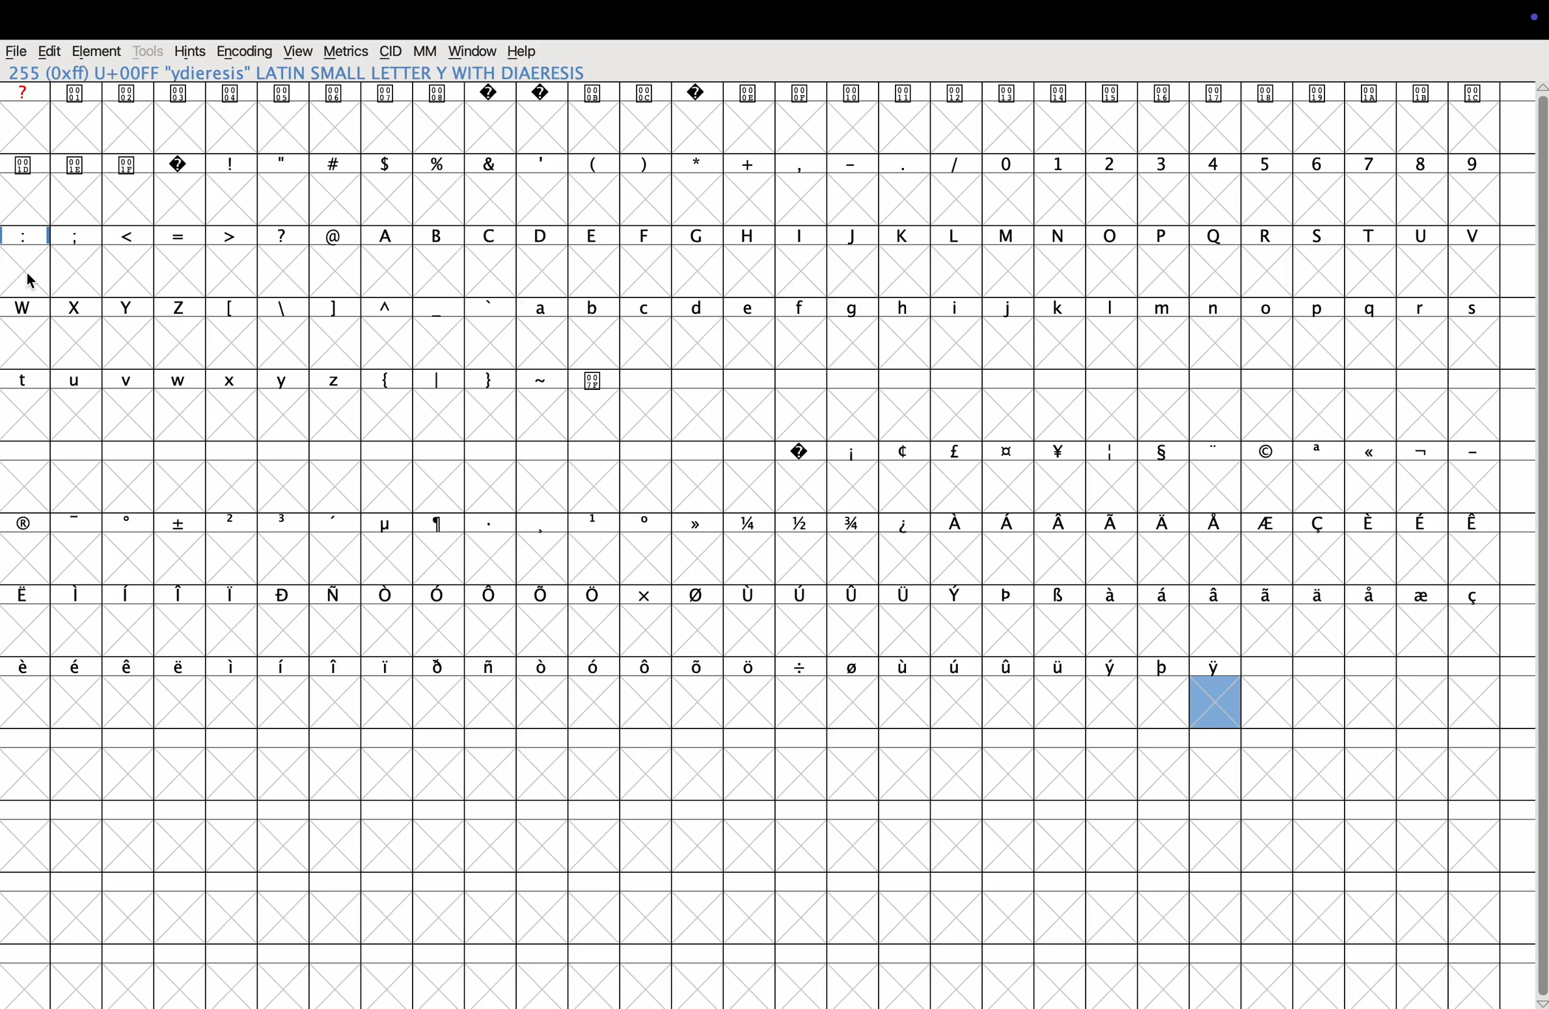 The height and width of the screenshot is (1009, 1549). I want to click on y, so click(132, 328).